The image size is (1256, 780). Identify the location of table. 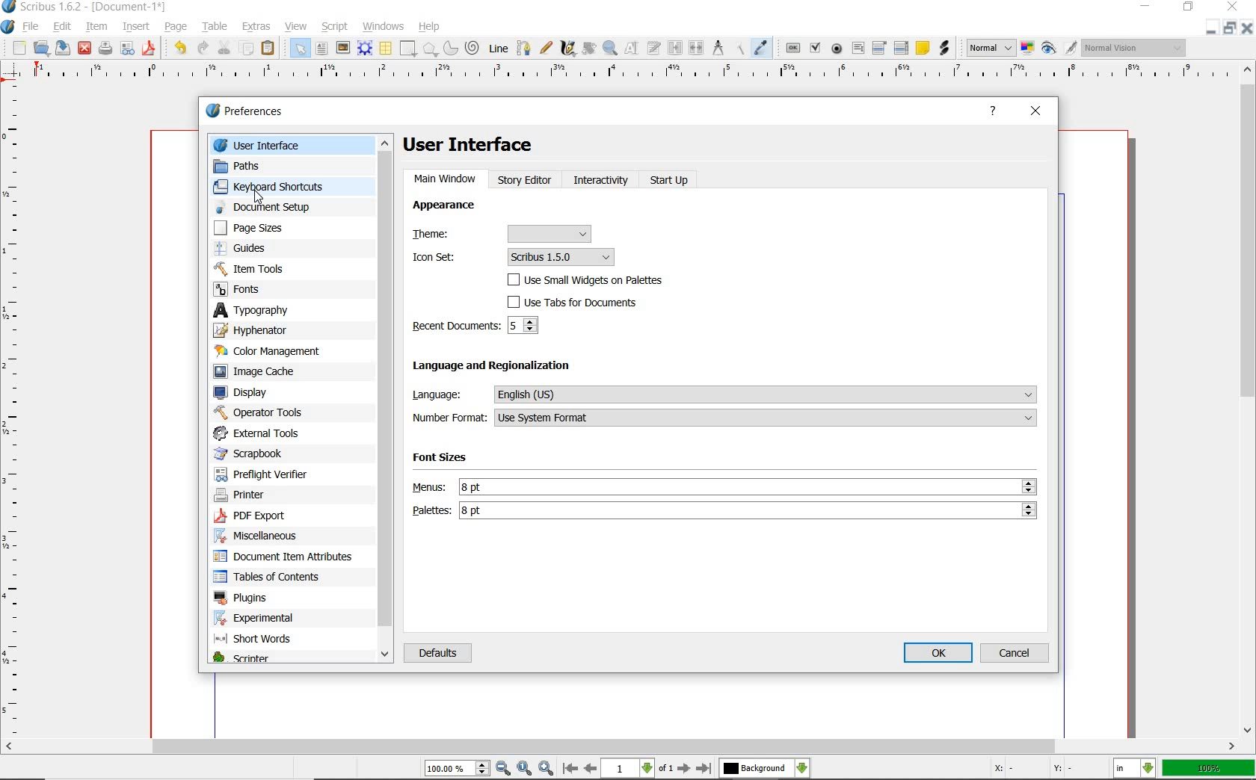
(217, 25).